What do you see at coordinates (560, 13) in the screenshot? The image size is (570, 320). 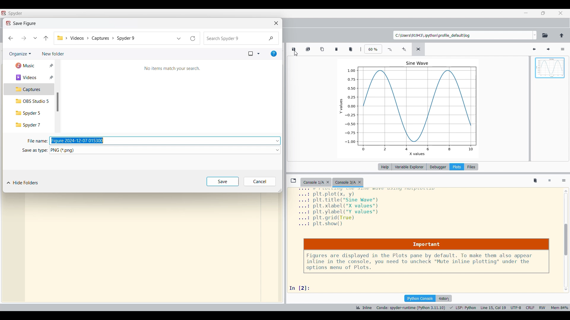 I see `Close interface` at bounding box center [560, 13].